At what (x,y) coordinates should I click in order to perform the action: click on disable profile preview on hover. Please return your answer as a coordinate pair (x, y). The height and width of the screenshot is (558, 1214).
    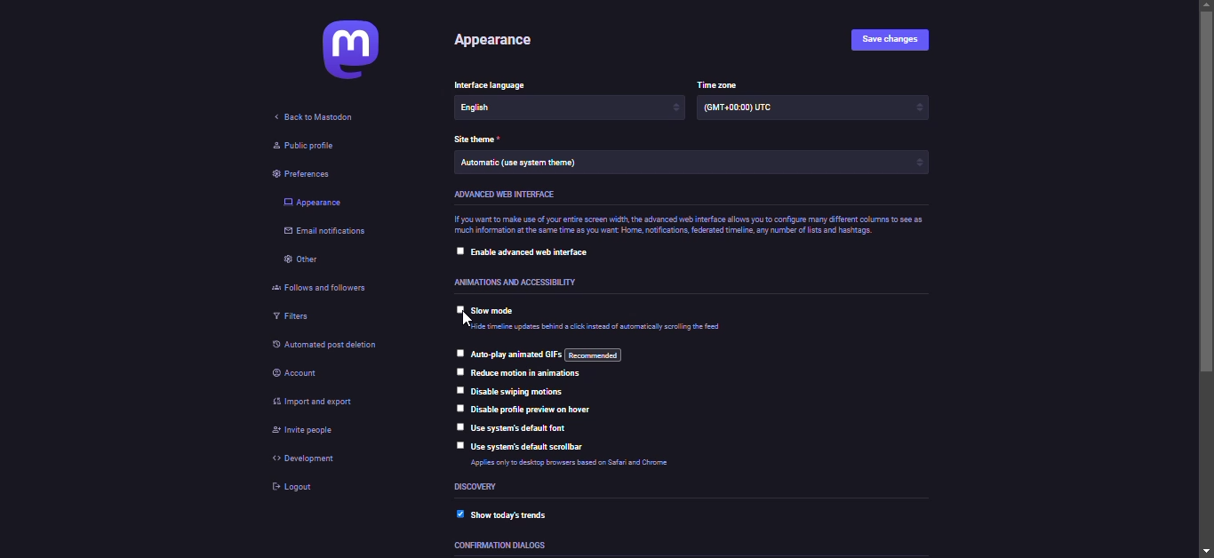
    Looking at the image, I should click on (541, 408).